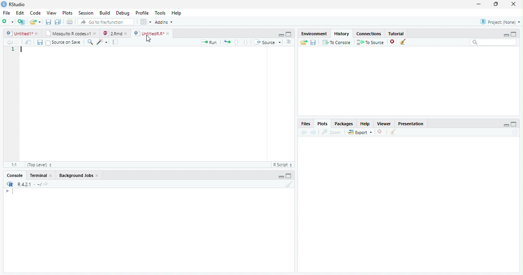  What do you see at coordinates (46, 184) in the screenshot?
I see `View the current working directory` at bounding box center [46, 184].